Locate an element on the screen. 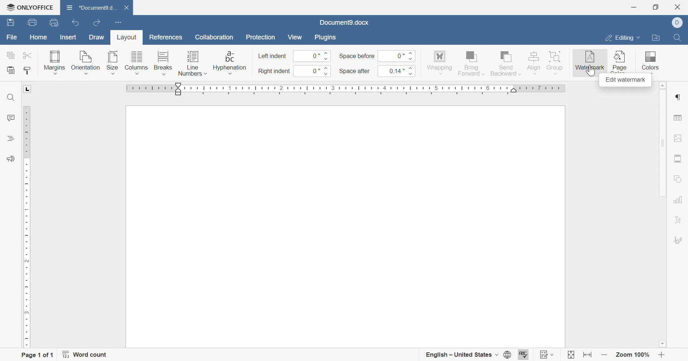 Image resolution: width=688 pixels, height=361 pixels. signature settings is located at coordinates (679, 240).